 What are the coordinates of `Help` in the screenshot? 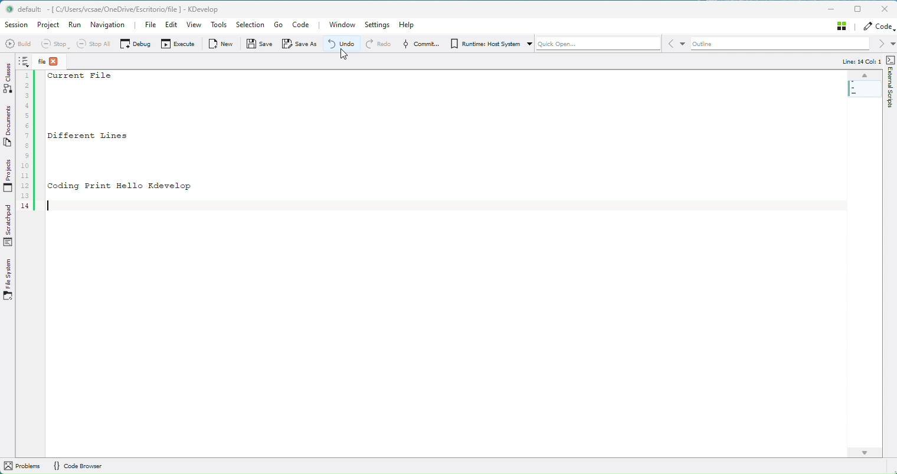 It's located at (406, 25).